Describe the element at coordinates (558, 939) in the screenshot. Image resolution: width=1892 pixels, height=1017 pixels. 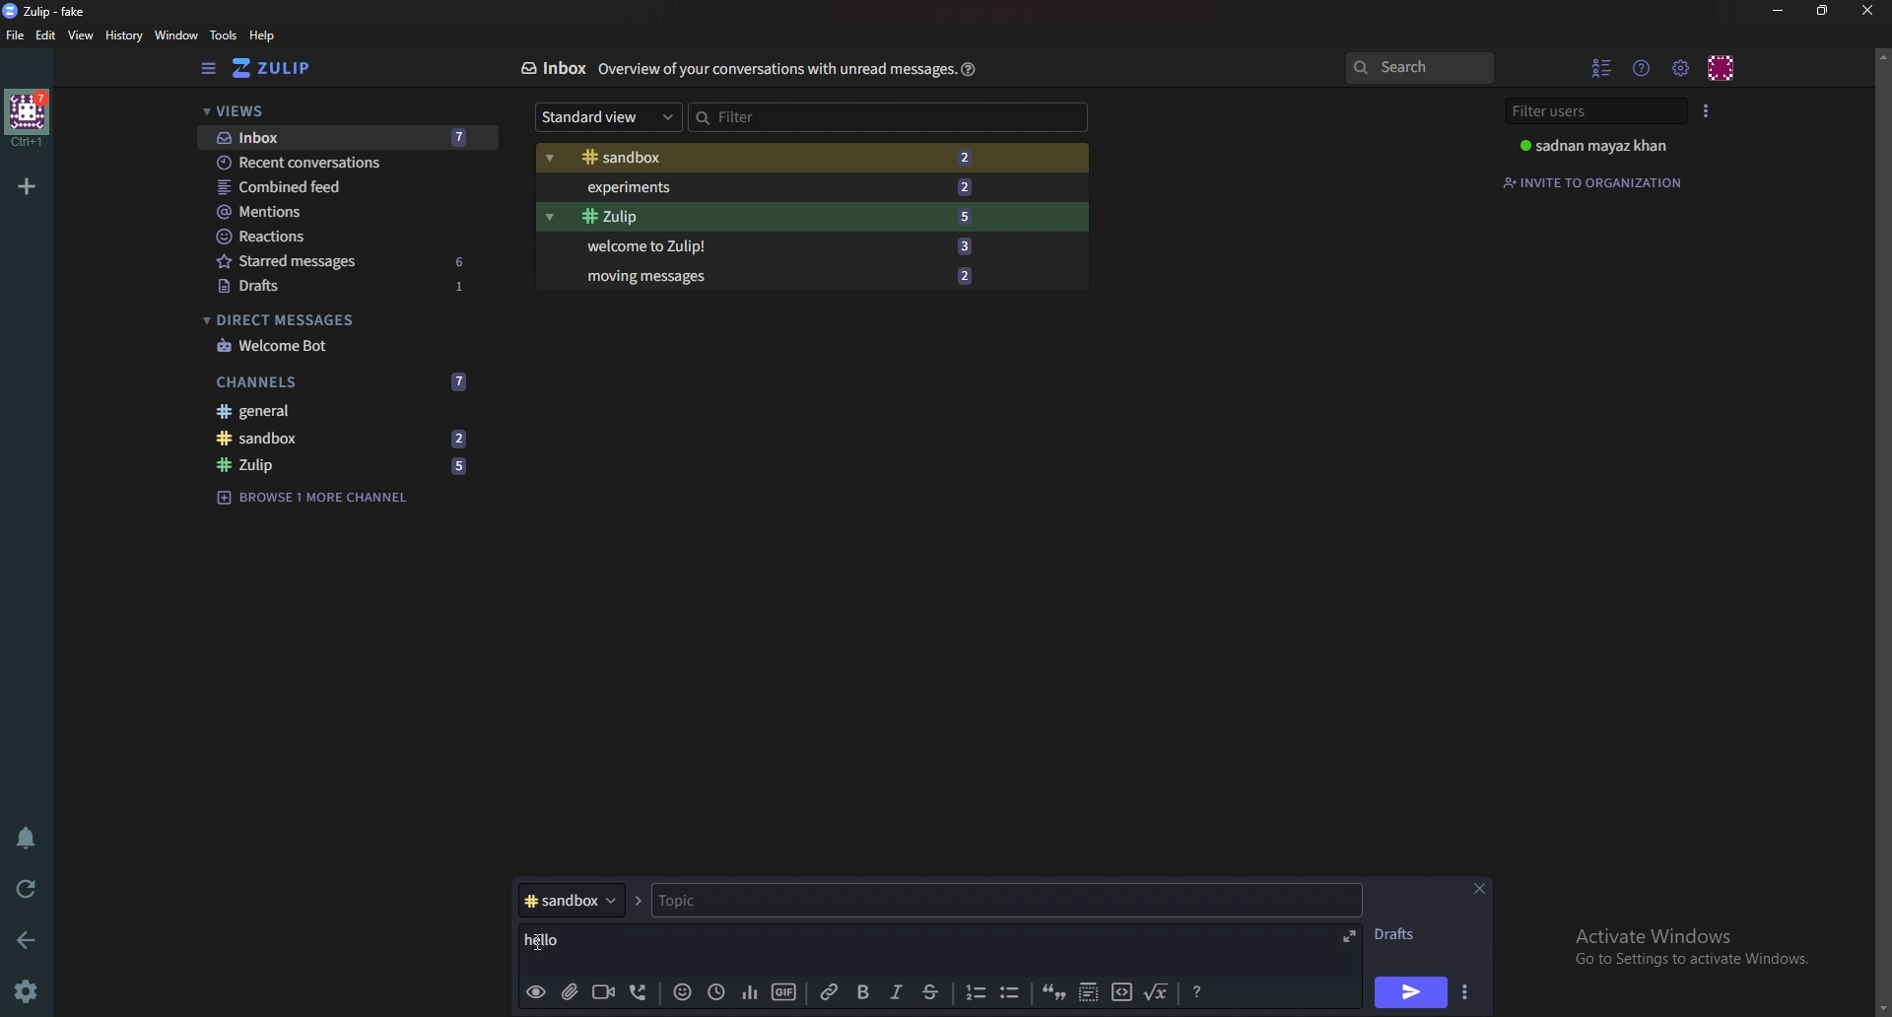
I see `hello` at that location.